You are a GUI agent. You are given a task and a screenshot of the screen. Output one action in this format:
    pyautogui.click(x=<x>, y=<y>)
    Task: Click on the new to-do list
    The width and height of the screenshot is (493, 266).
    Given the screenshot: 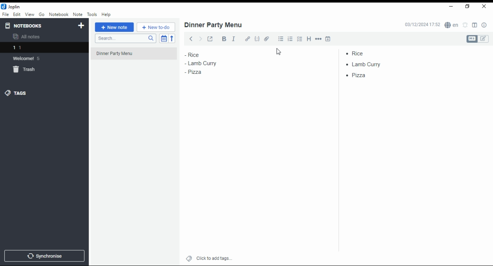 What is the action you would take?
    pyautogui.click(x=156, y=27)
    